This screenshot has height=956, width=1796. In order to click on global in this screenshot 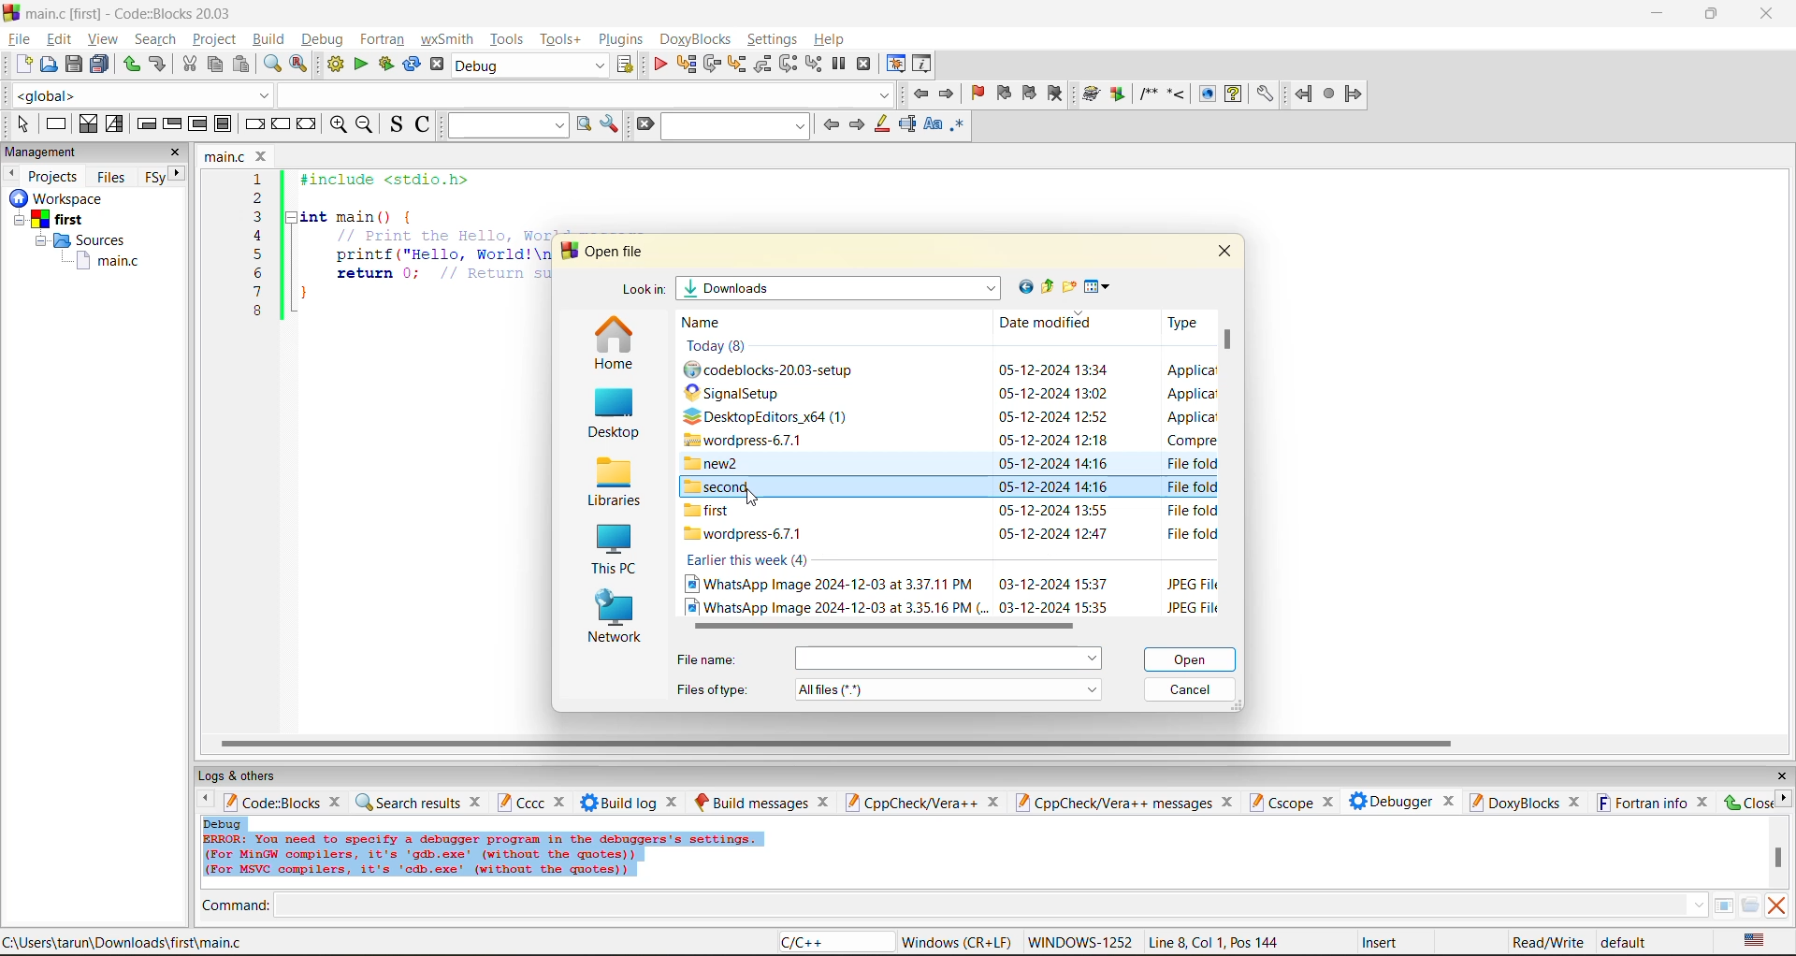, I will do `click(138, 95)`.